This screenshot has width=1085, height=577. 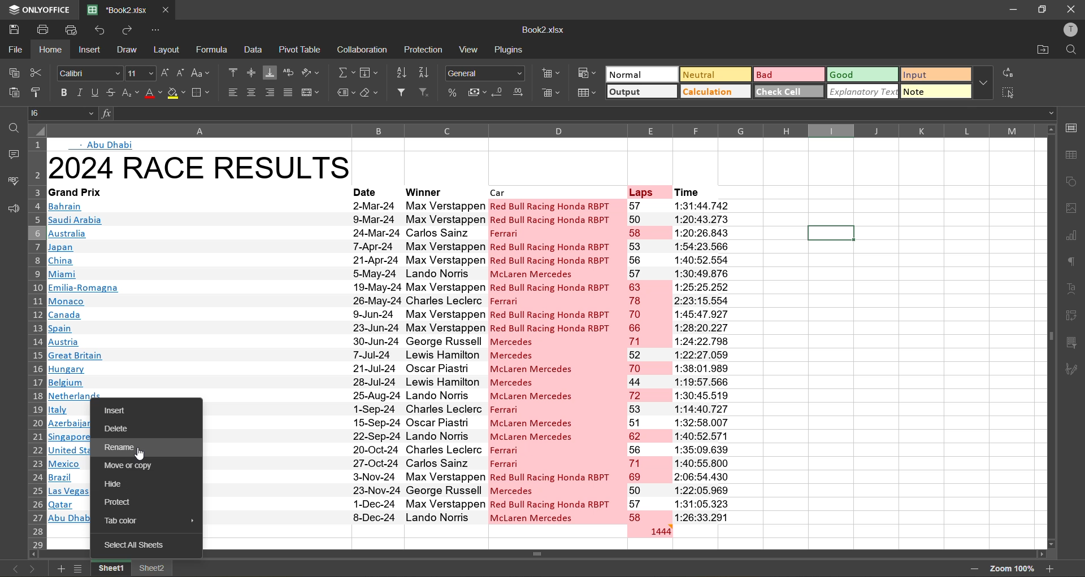 I want to click on pivot table, so click(x=1073, y=317).